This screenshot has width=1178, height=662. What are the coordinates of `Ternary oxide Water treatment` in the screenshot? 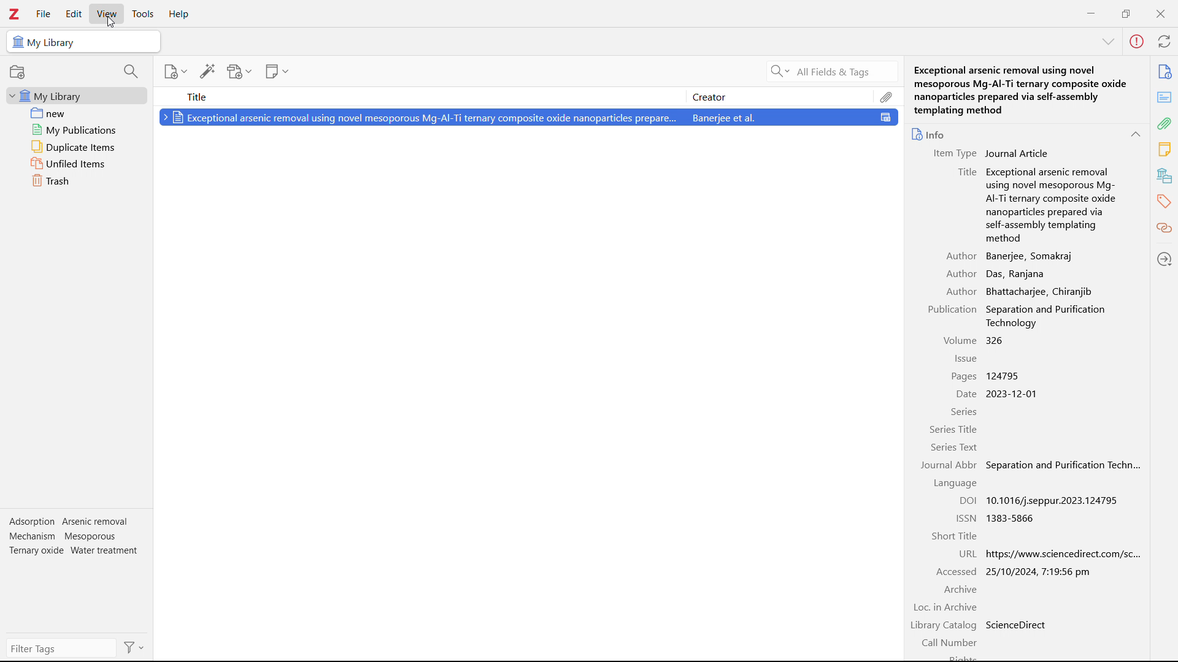 It's located at (74, 550).